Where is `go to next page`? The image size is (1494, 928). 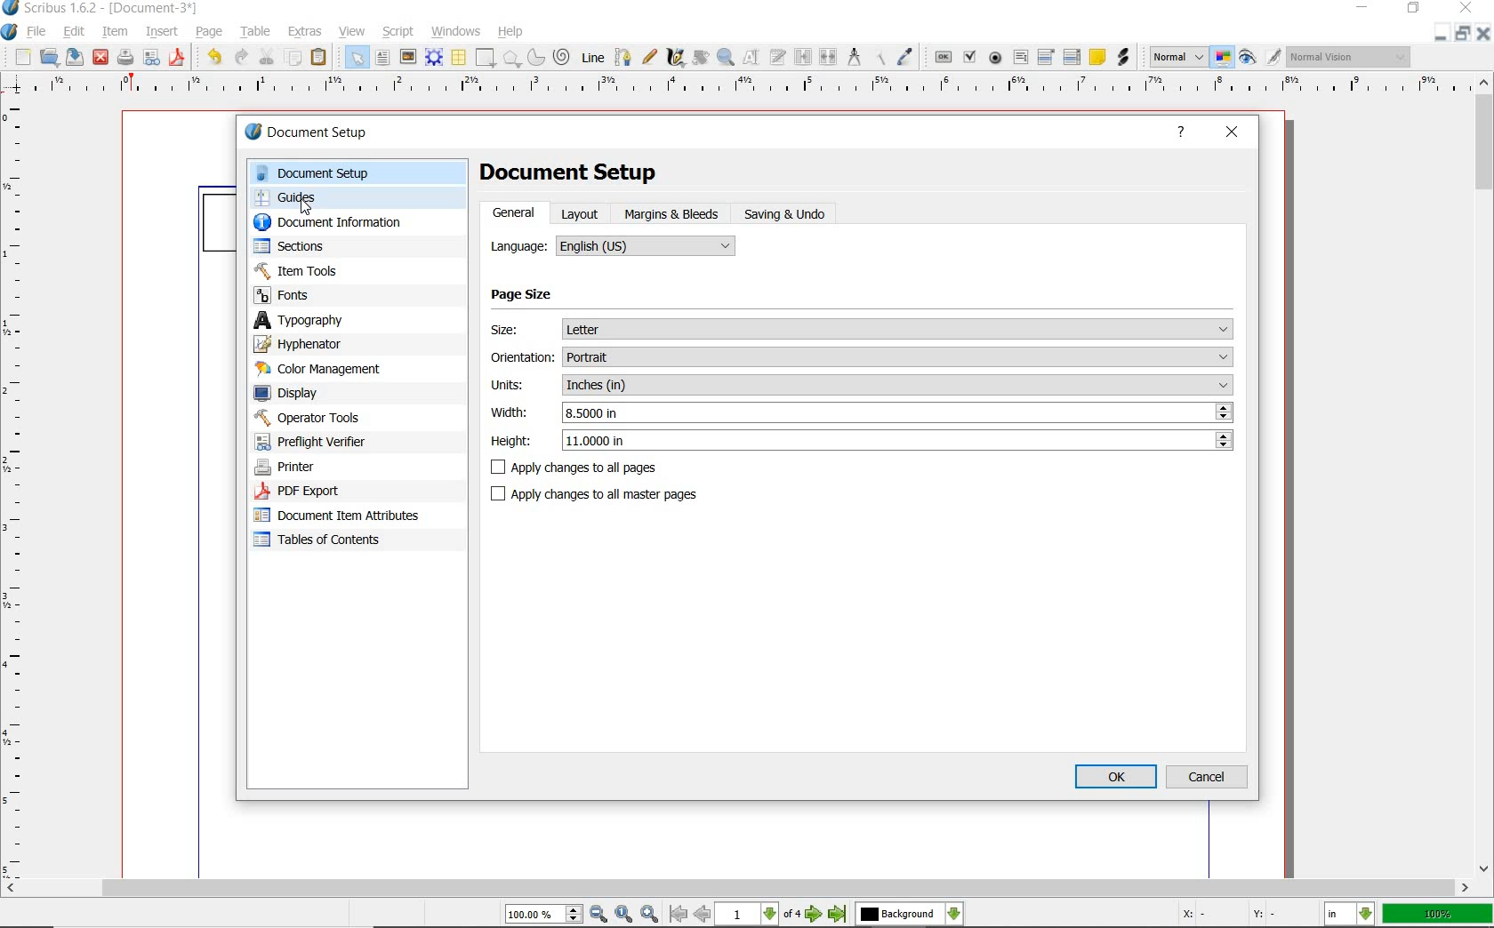 go to next page is located at coordinates (816, 915).